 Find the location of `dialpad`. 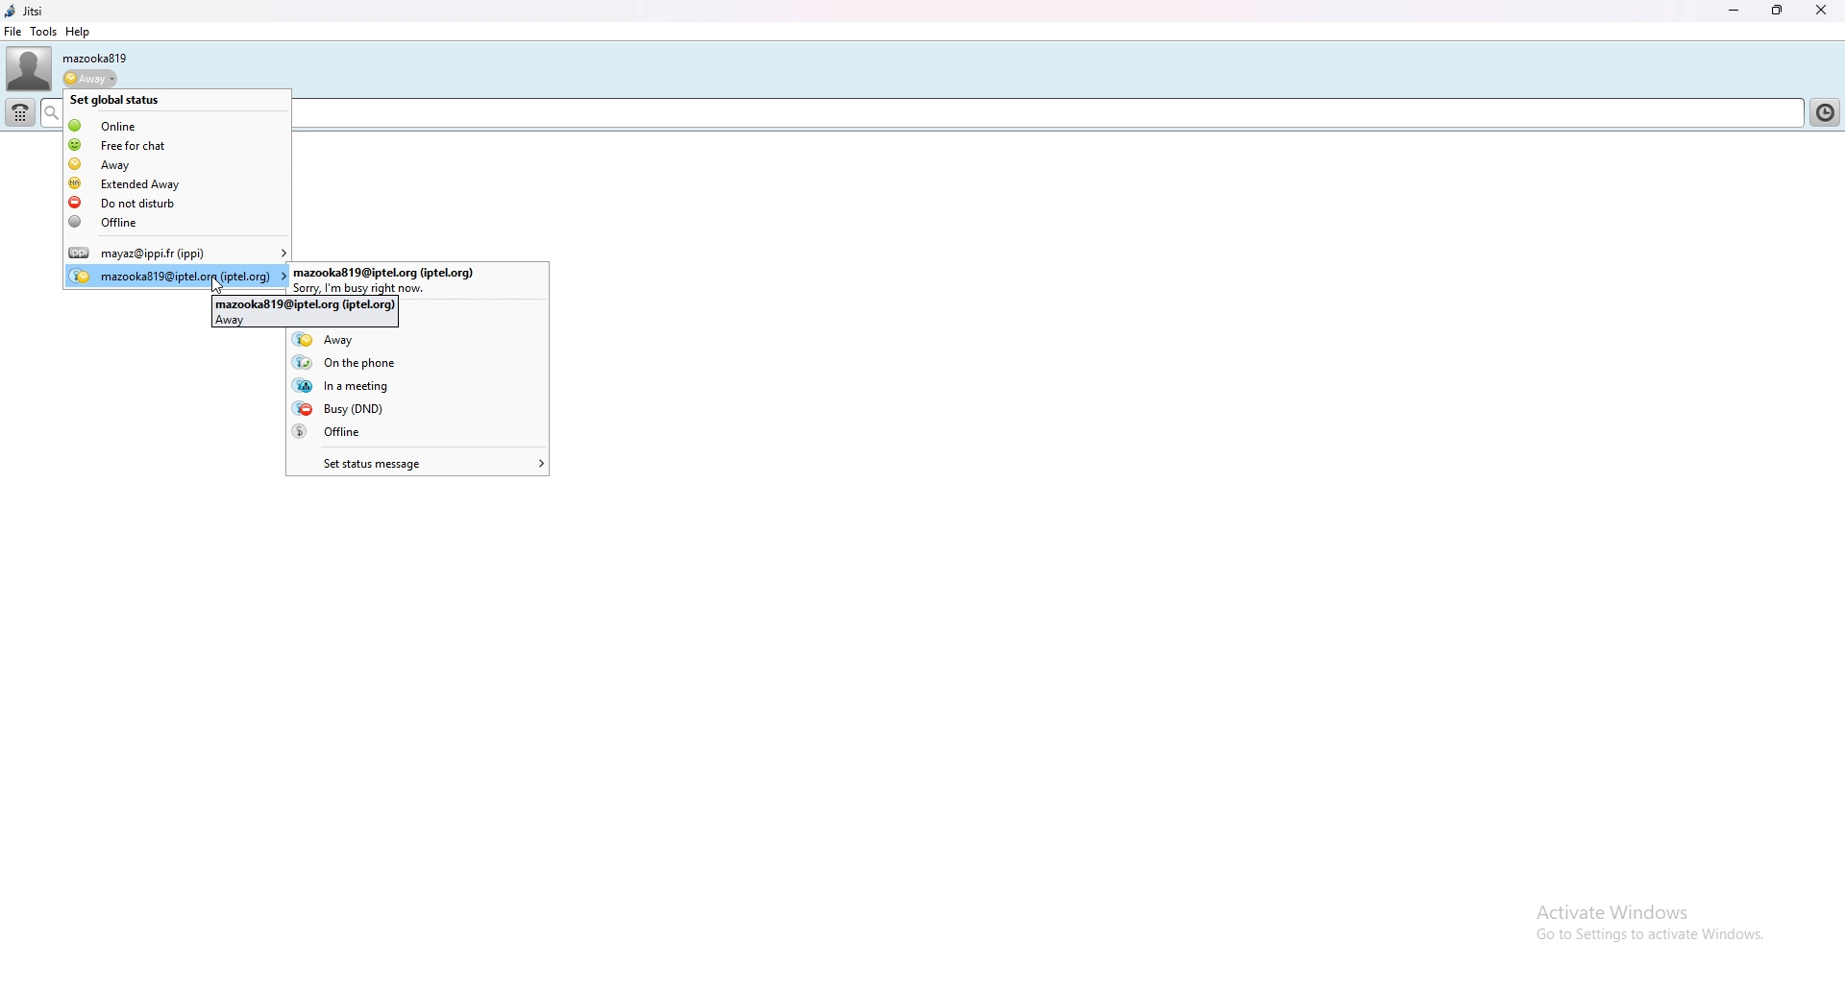

dialpad is located at coordinates (21, 113).